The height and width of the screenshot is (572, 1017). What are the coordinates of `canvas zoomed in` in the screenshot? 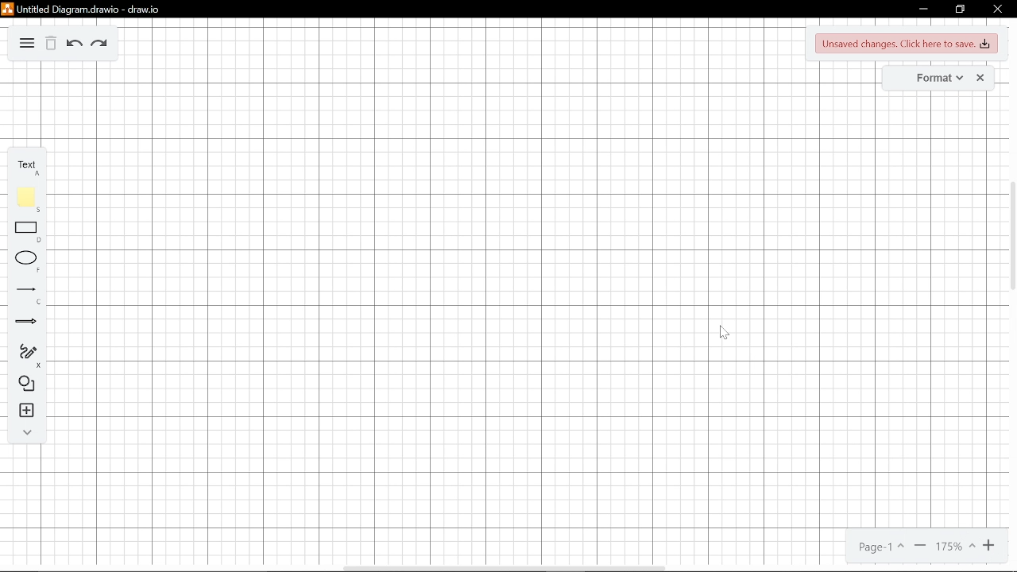 It's located at (462, 295).